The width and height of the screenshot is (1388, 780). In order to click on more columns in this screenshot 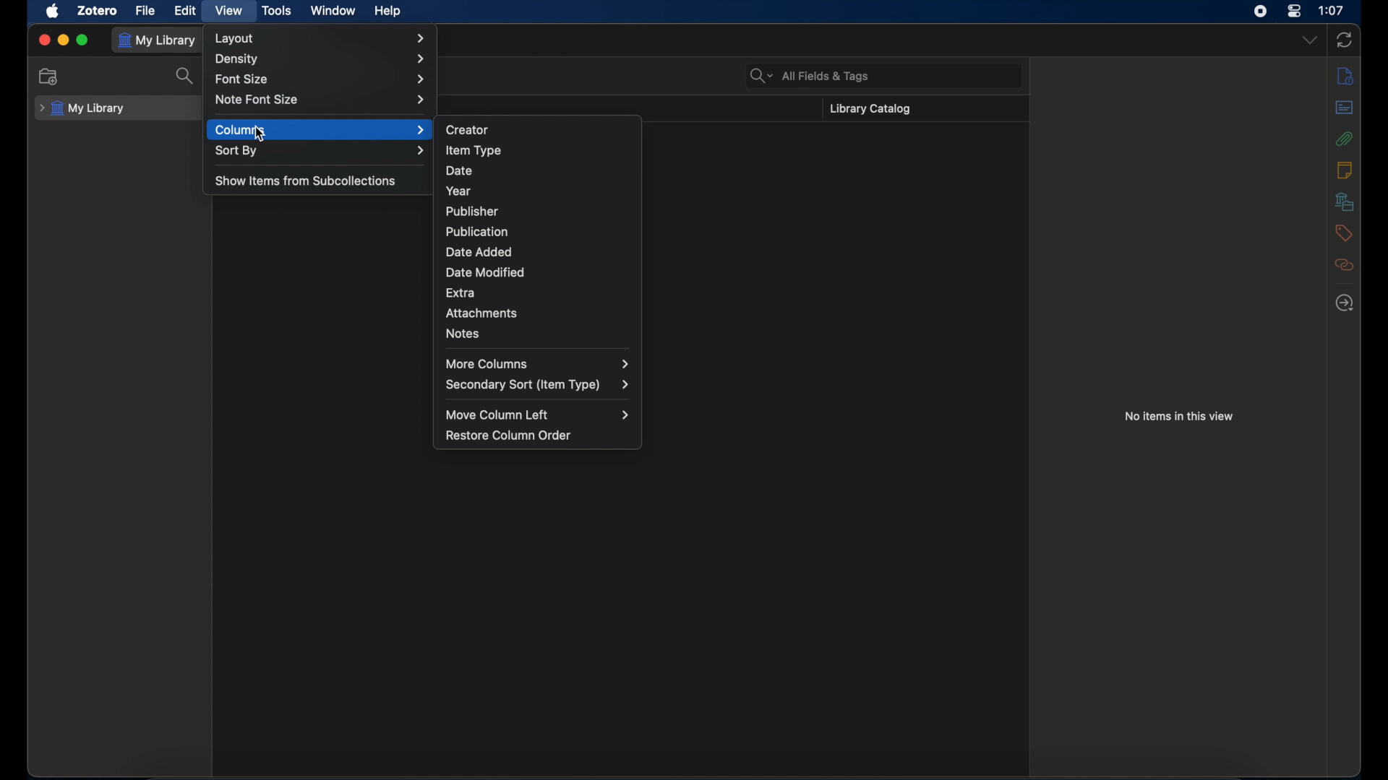, I will do `click(538, 365)`.